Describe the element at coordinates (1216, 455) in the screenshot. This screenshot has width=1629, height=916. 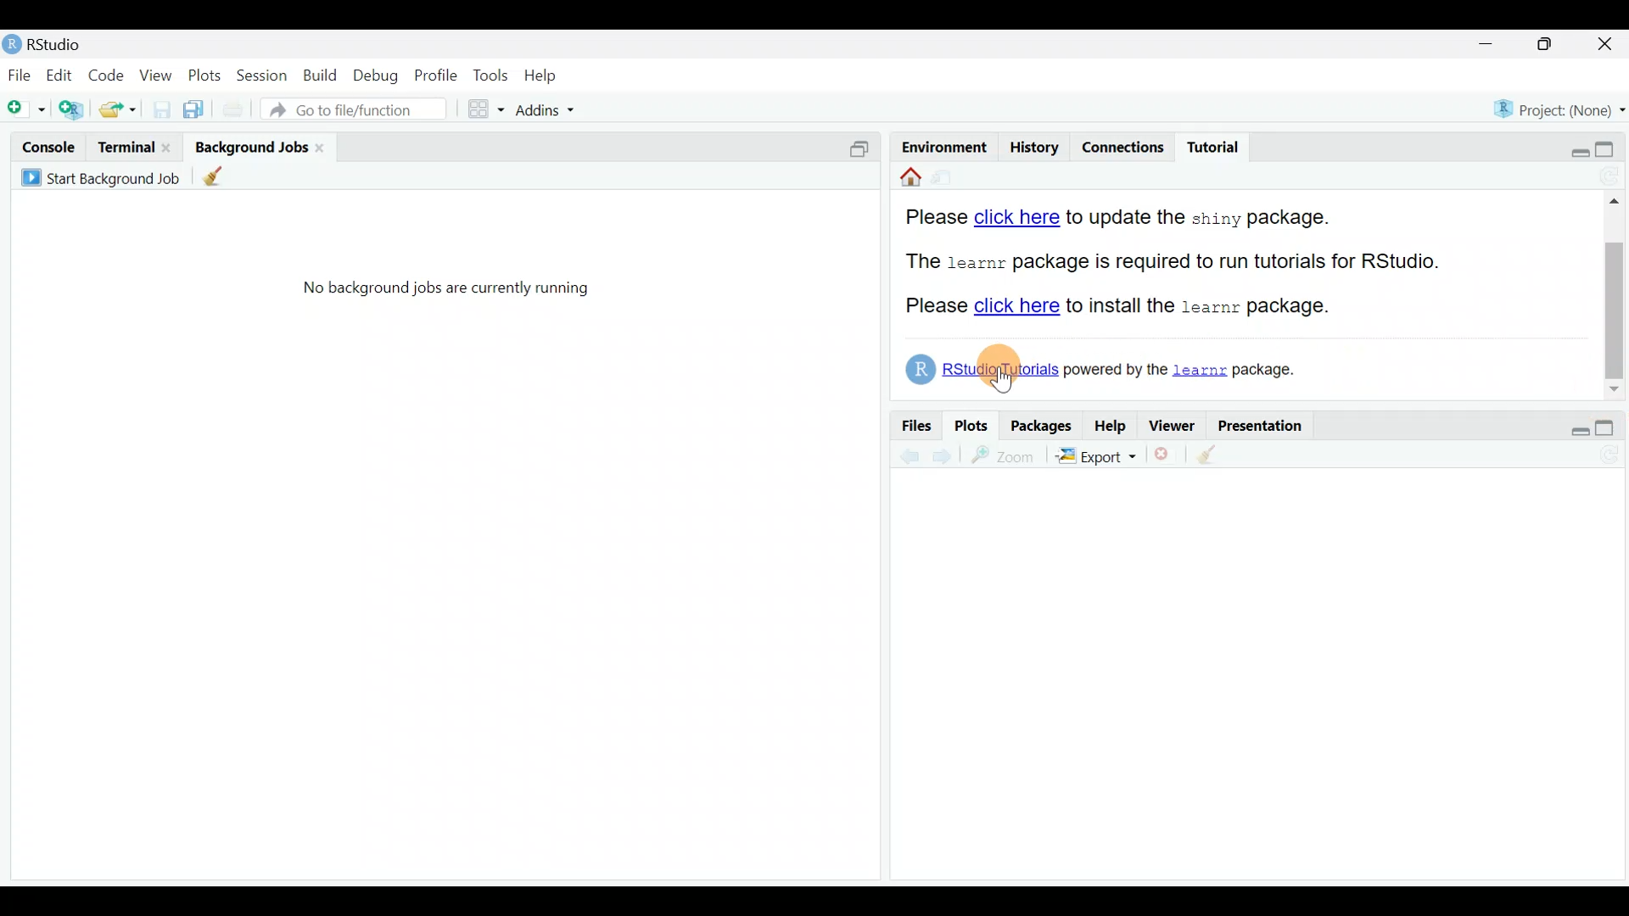
I see `Clear all plots` at that location.